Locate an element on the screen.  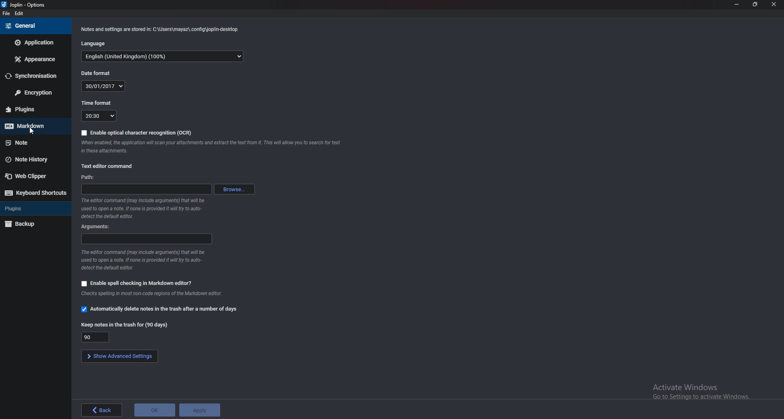
file is located at coordinates (7, 13).